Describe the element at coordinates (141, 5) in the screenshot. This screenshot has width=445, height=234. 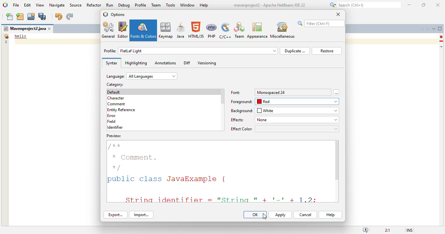
I see `profile` at that location.